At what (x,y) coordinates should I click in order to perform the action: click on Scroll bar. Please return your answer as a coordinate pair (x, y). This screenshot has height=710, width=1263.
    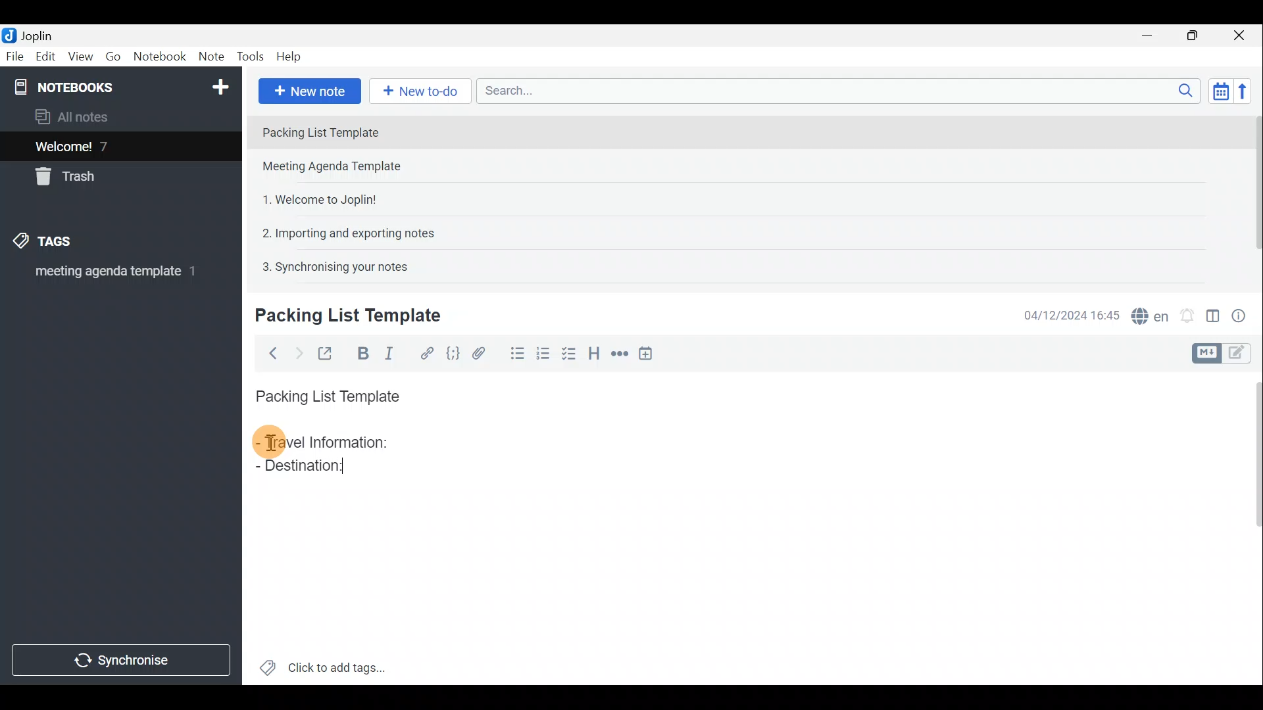
    Looking at the image, I should click on (1251, 192).